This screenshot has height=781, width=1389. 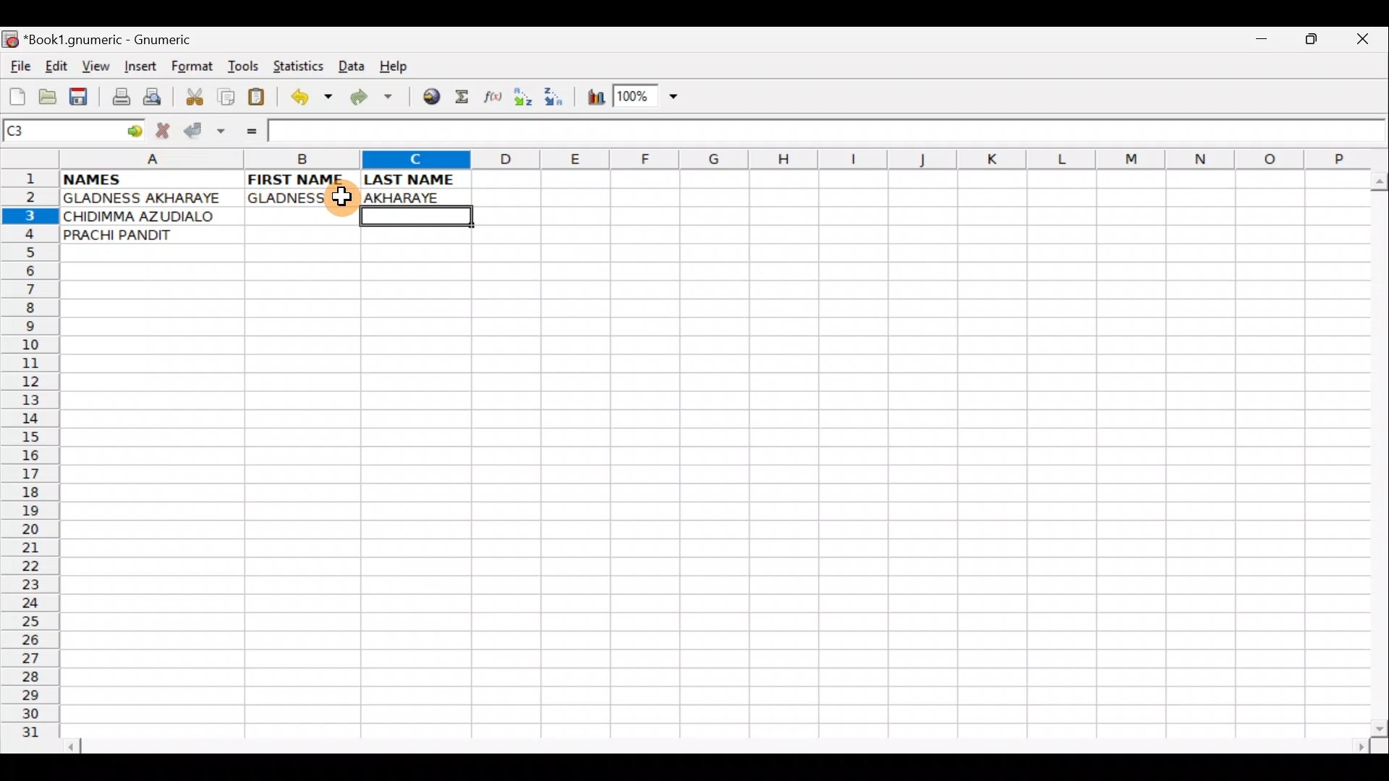 What do you see at coordinates (30, 460) in the screenshot?
I see `Rows` at bounding box center [30, 460].